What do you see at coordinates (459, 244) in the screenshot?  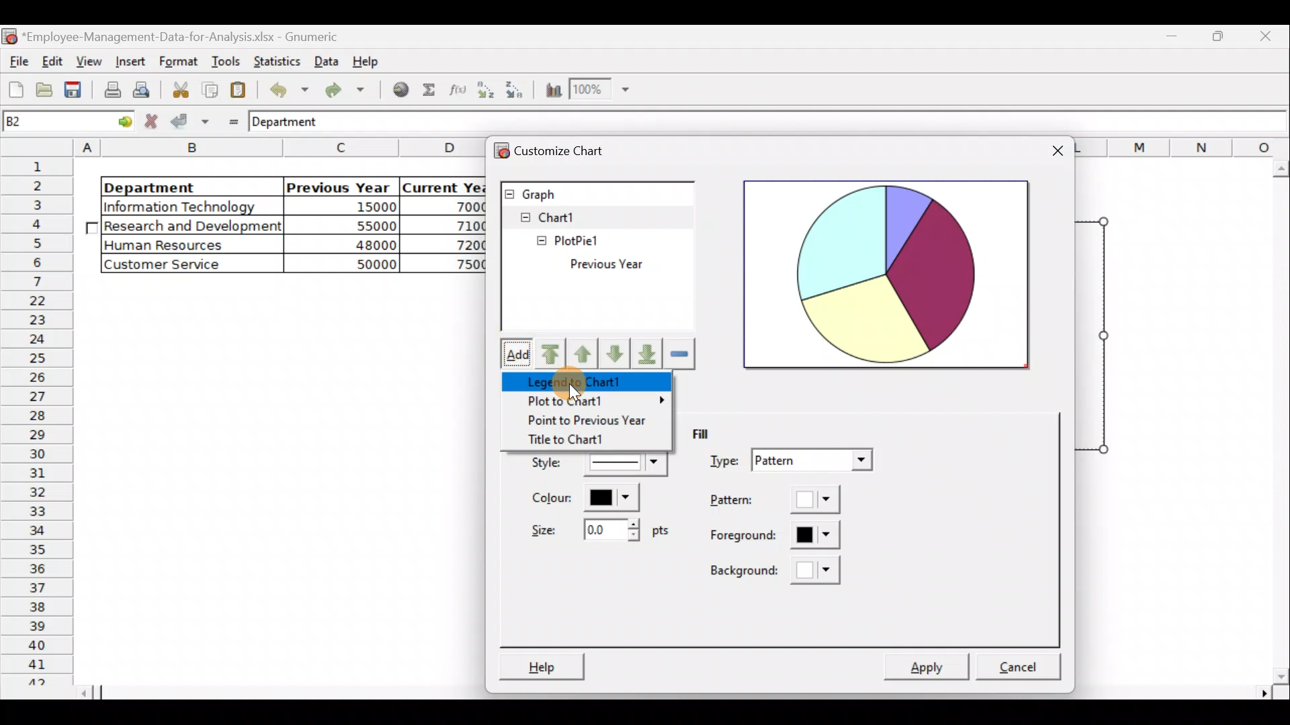 I see `72000` at bounding box center [459, 244].